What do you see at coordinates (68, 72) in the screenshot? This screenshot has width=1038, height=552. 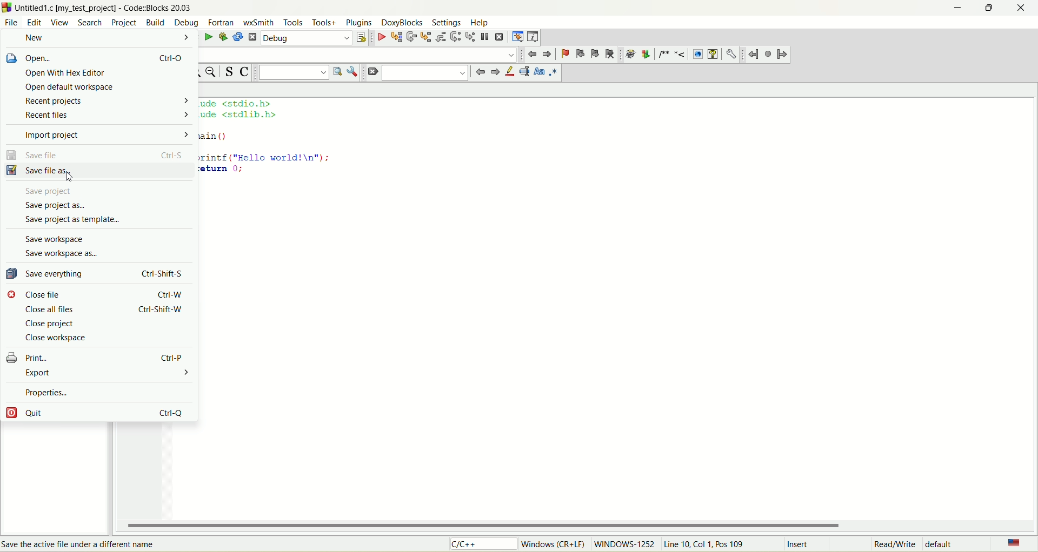 I see `open with hex editor` at bounding box center [68, 72].